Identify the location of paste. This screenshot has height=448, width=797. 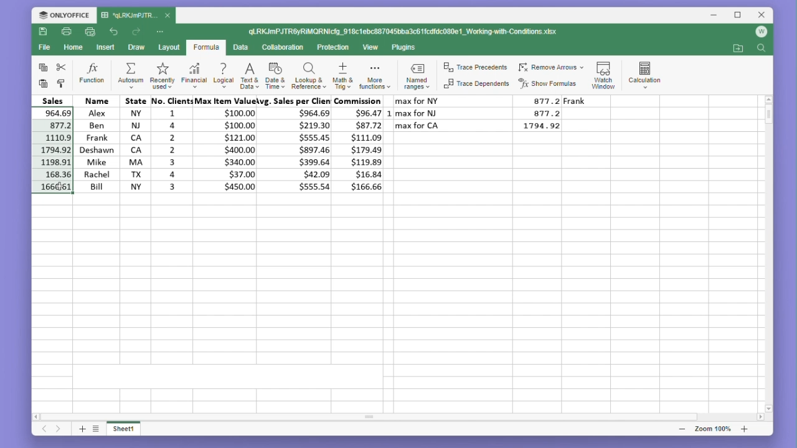
(44, 84).